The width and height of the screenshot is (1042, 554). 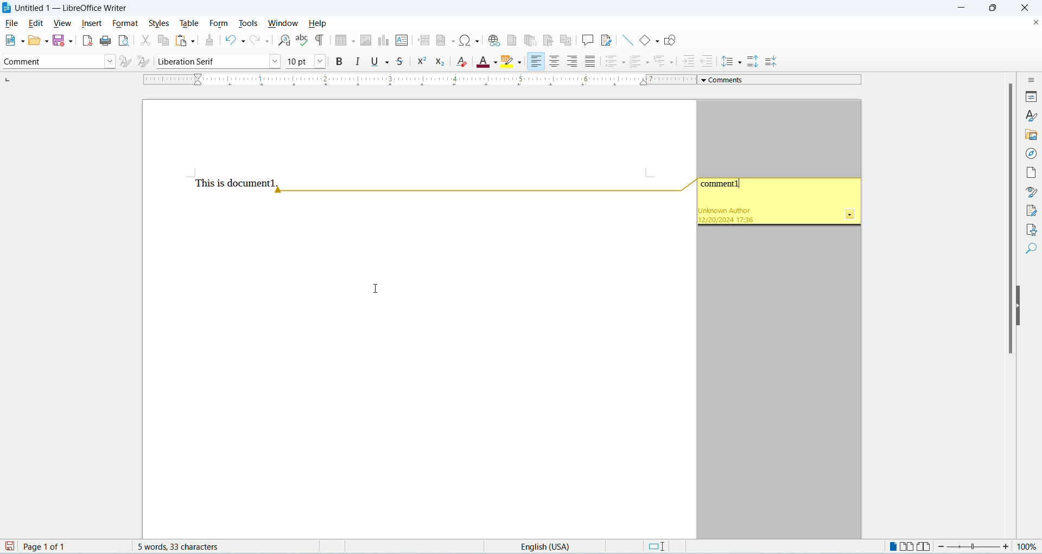 What do you see at coordinates (37, 41) in the screenshot?
I see `open` at bounding box center [37, 41].